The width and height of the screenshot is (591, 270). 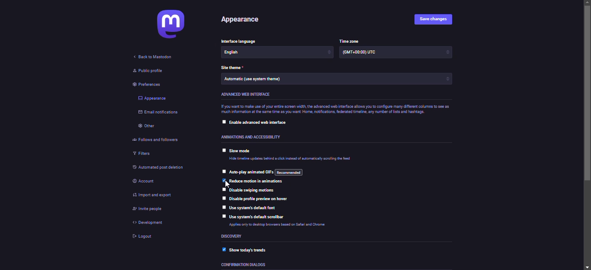 What do you see at coordinates (234, 236) in the screenshot?
I see `discovery` at bounding box center [234, 236].